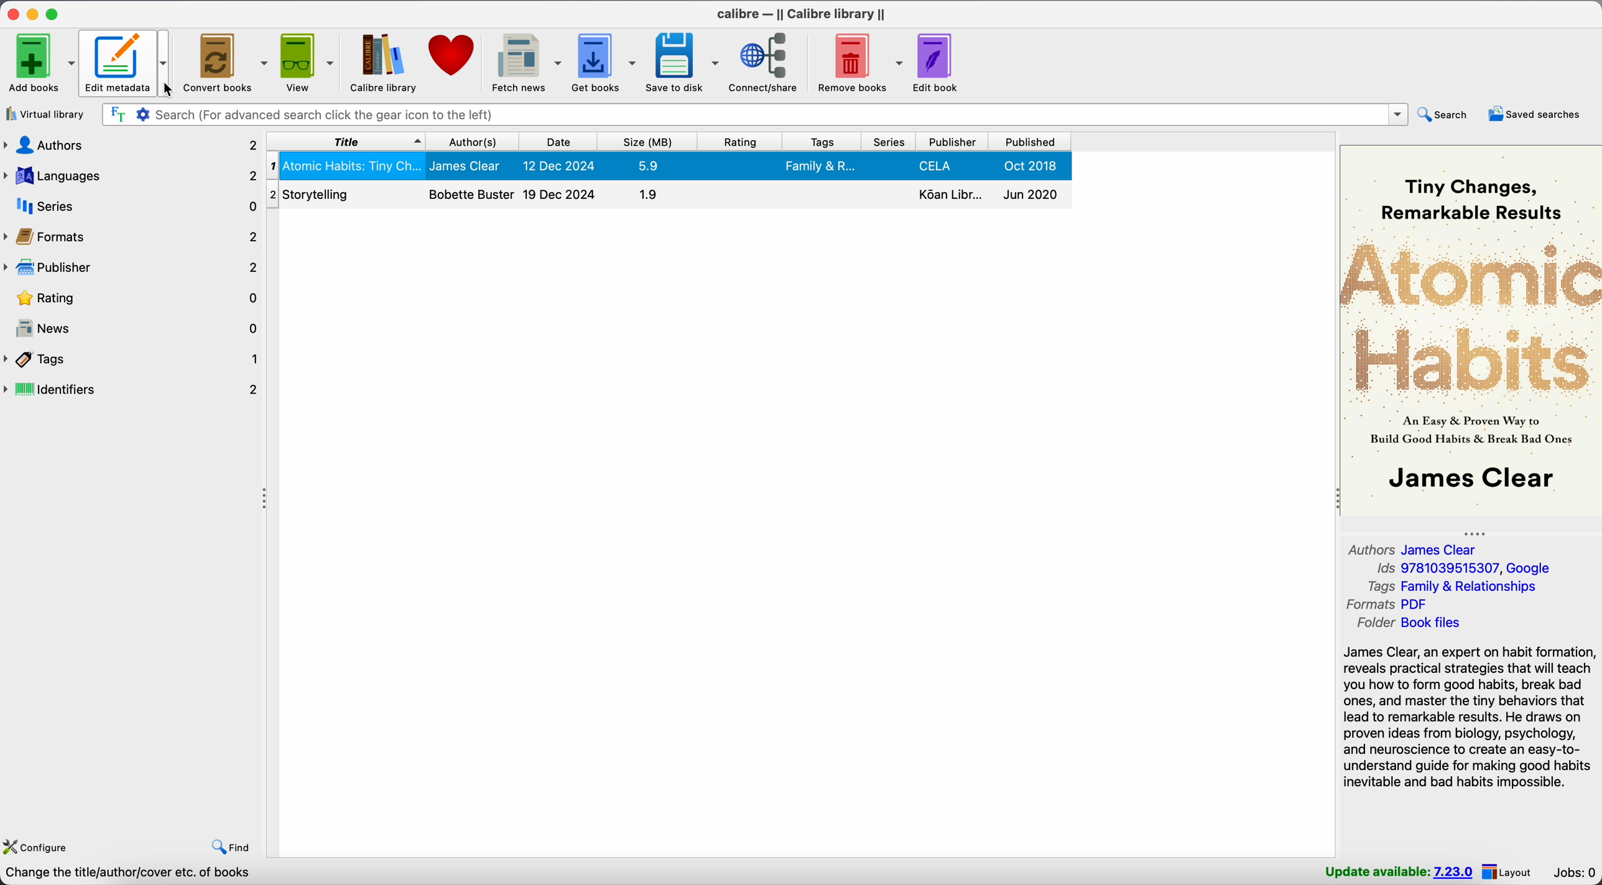 The image size is (1602, 885). What do you see at coordinates (473, 142) in the screenshot?
I see `author(s)` at bounding box center [473, 142].